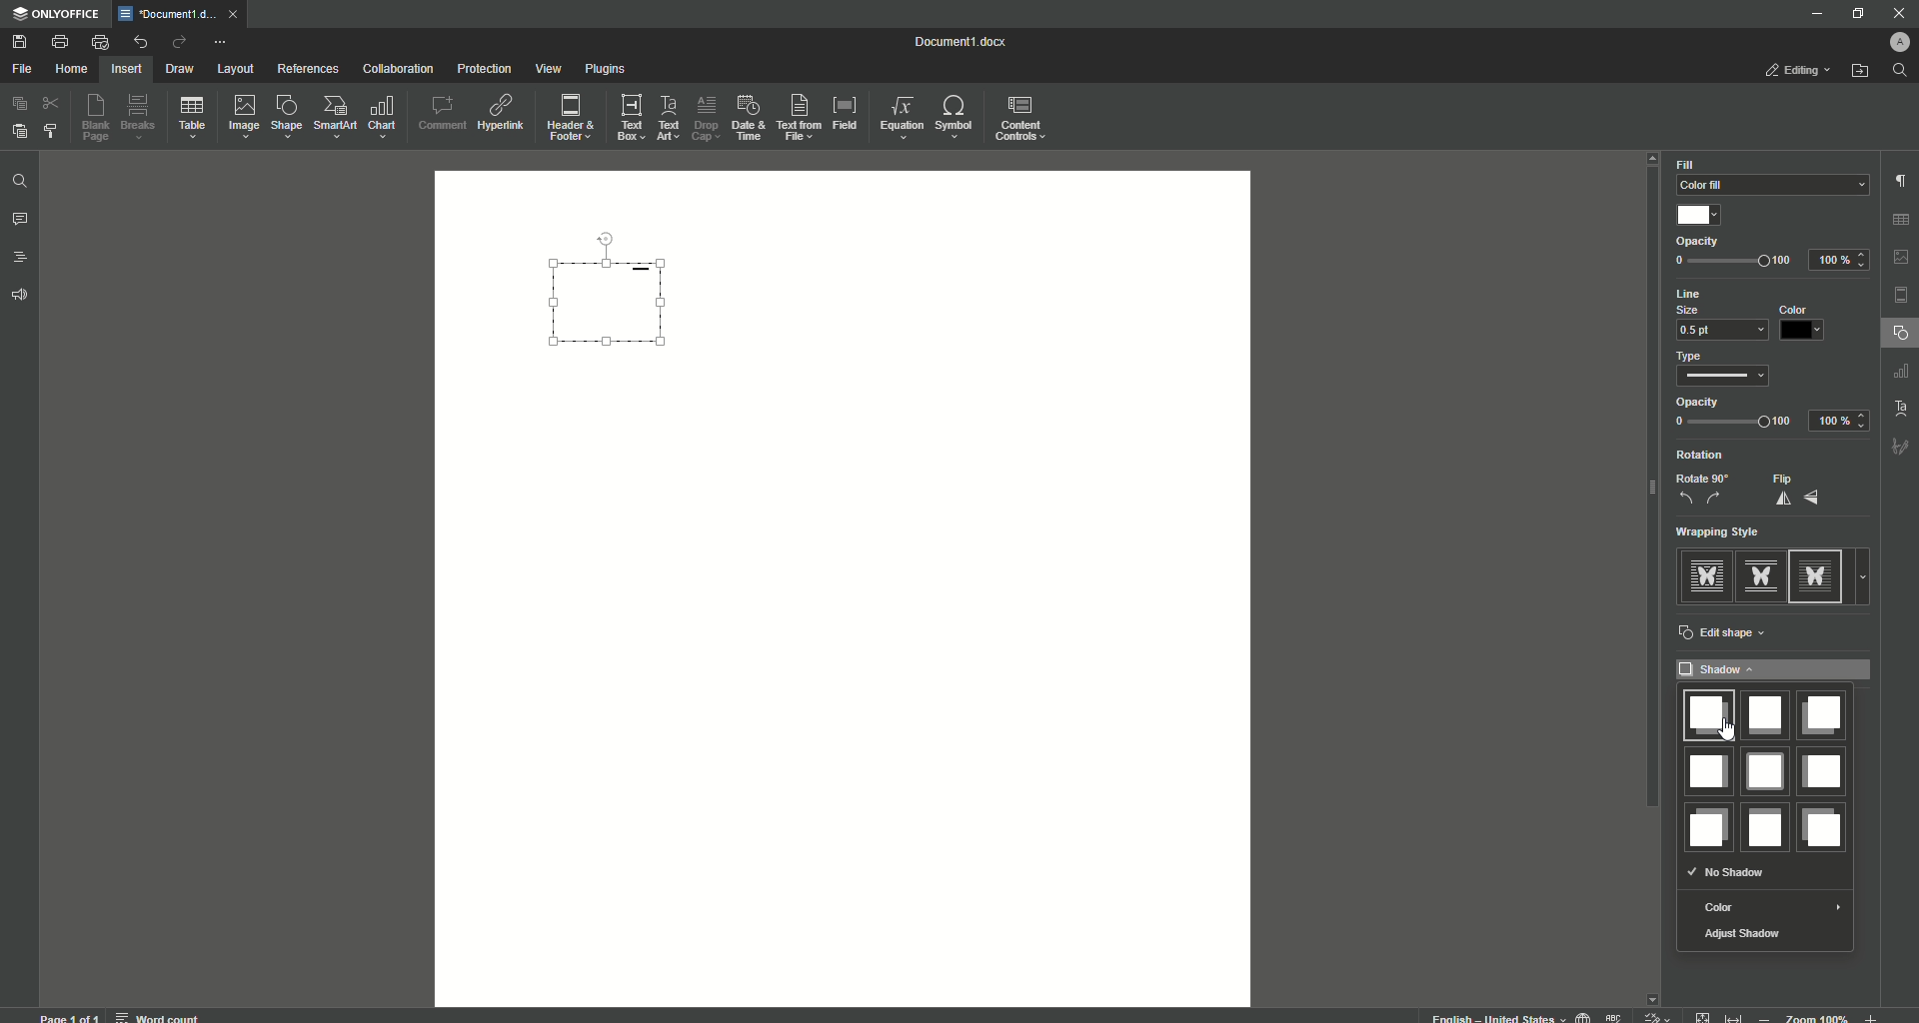 The height and width of the screenshot is (1023, 1919). What do you see at coordinates (1687, 165) in the screenshot?
I see `Fill` at bounding box center [1687, 165].